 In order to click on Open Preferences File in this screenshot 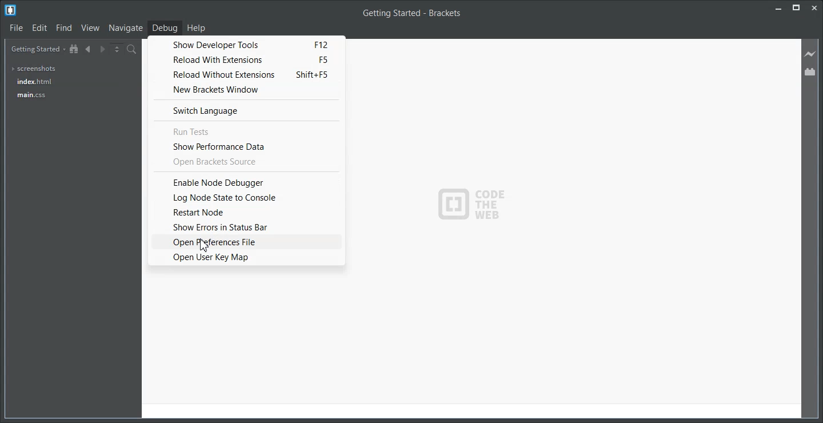, I will do `click(246, 241)`.